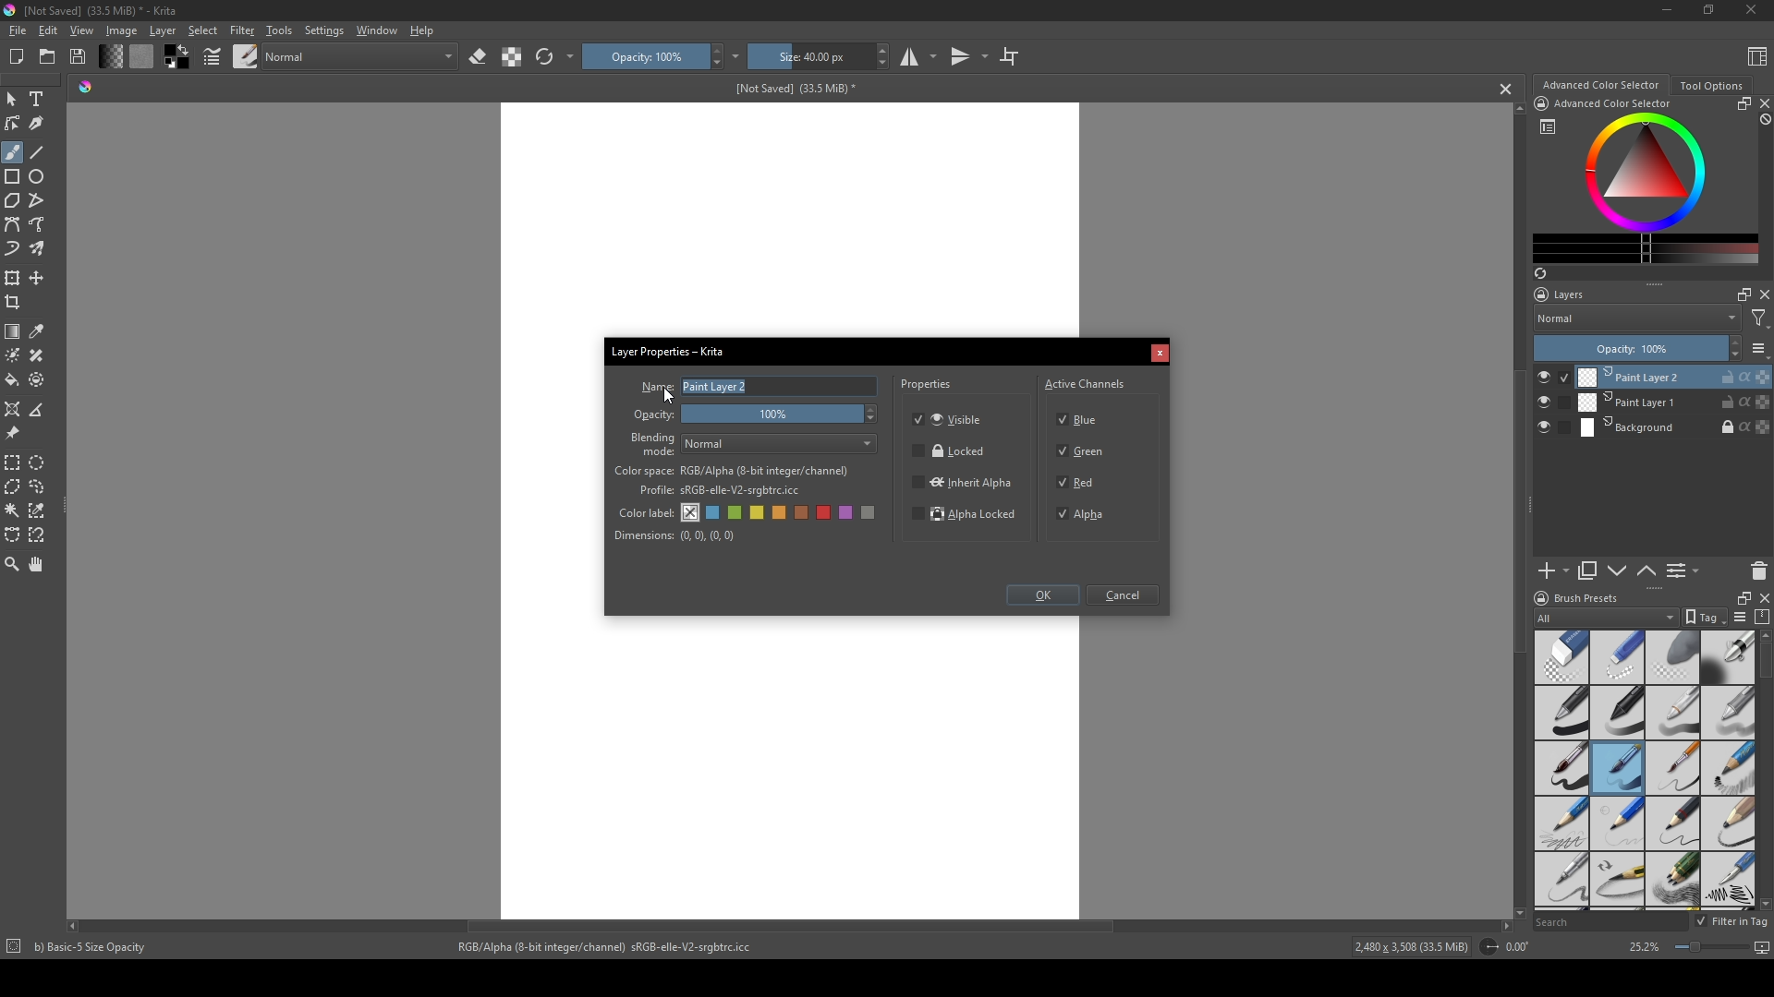 This screenshot has height=997, width=1774. What do you see at coordinates (1763, 904) in the screenshot?
I see `scroll down` at bounding box center [1763, 904].